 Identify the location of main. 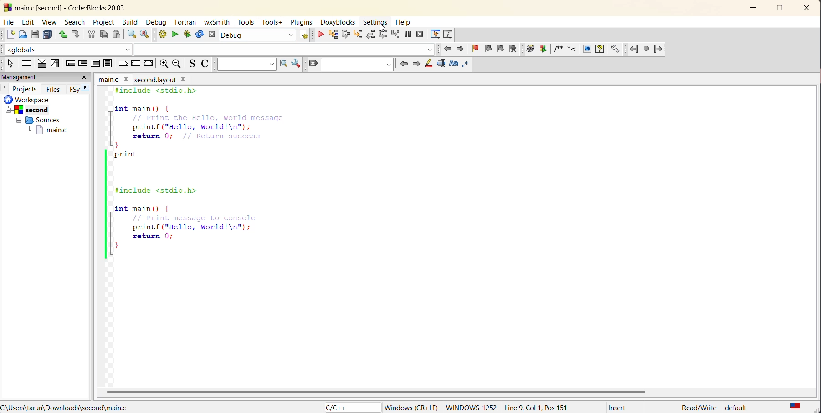
(106, 79).